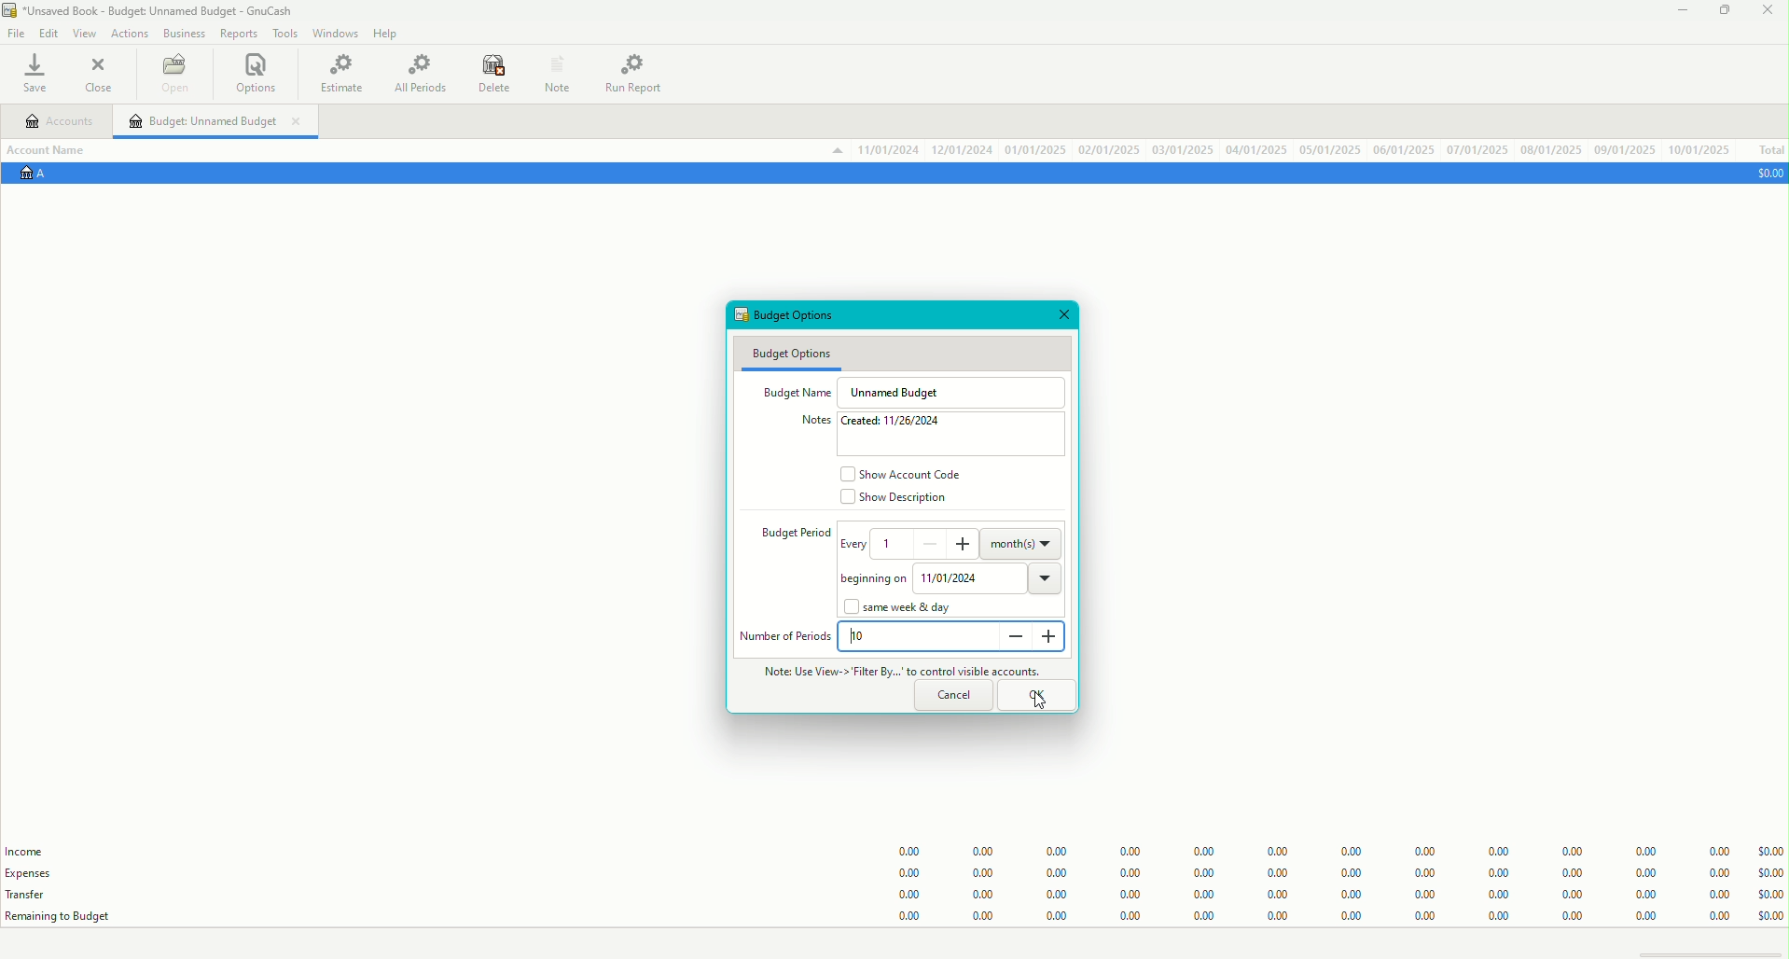 The width and height of the screenshot is (1789, 959). I want to click on Unsaved Book - GnuCash, so click(152, 12).